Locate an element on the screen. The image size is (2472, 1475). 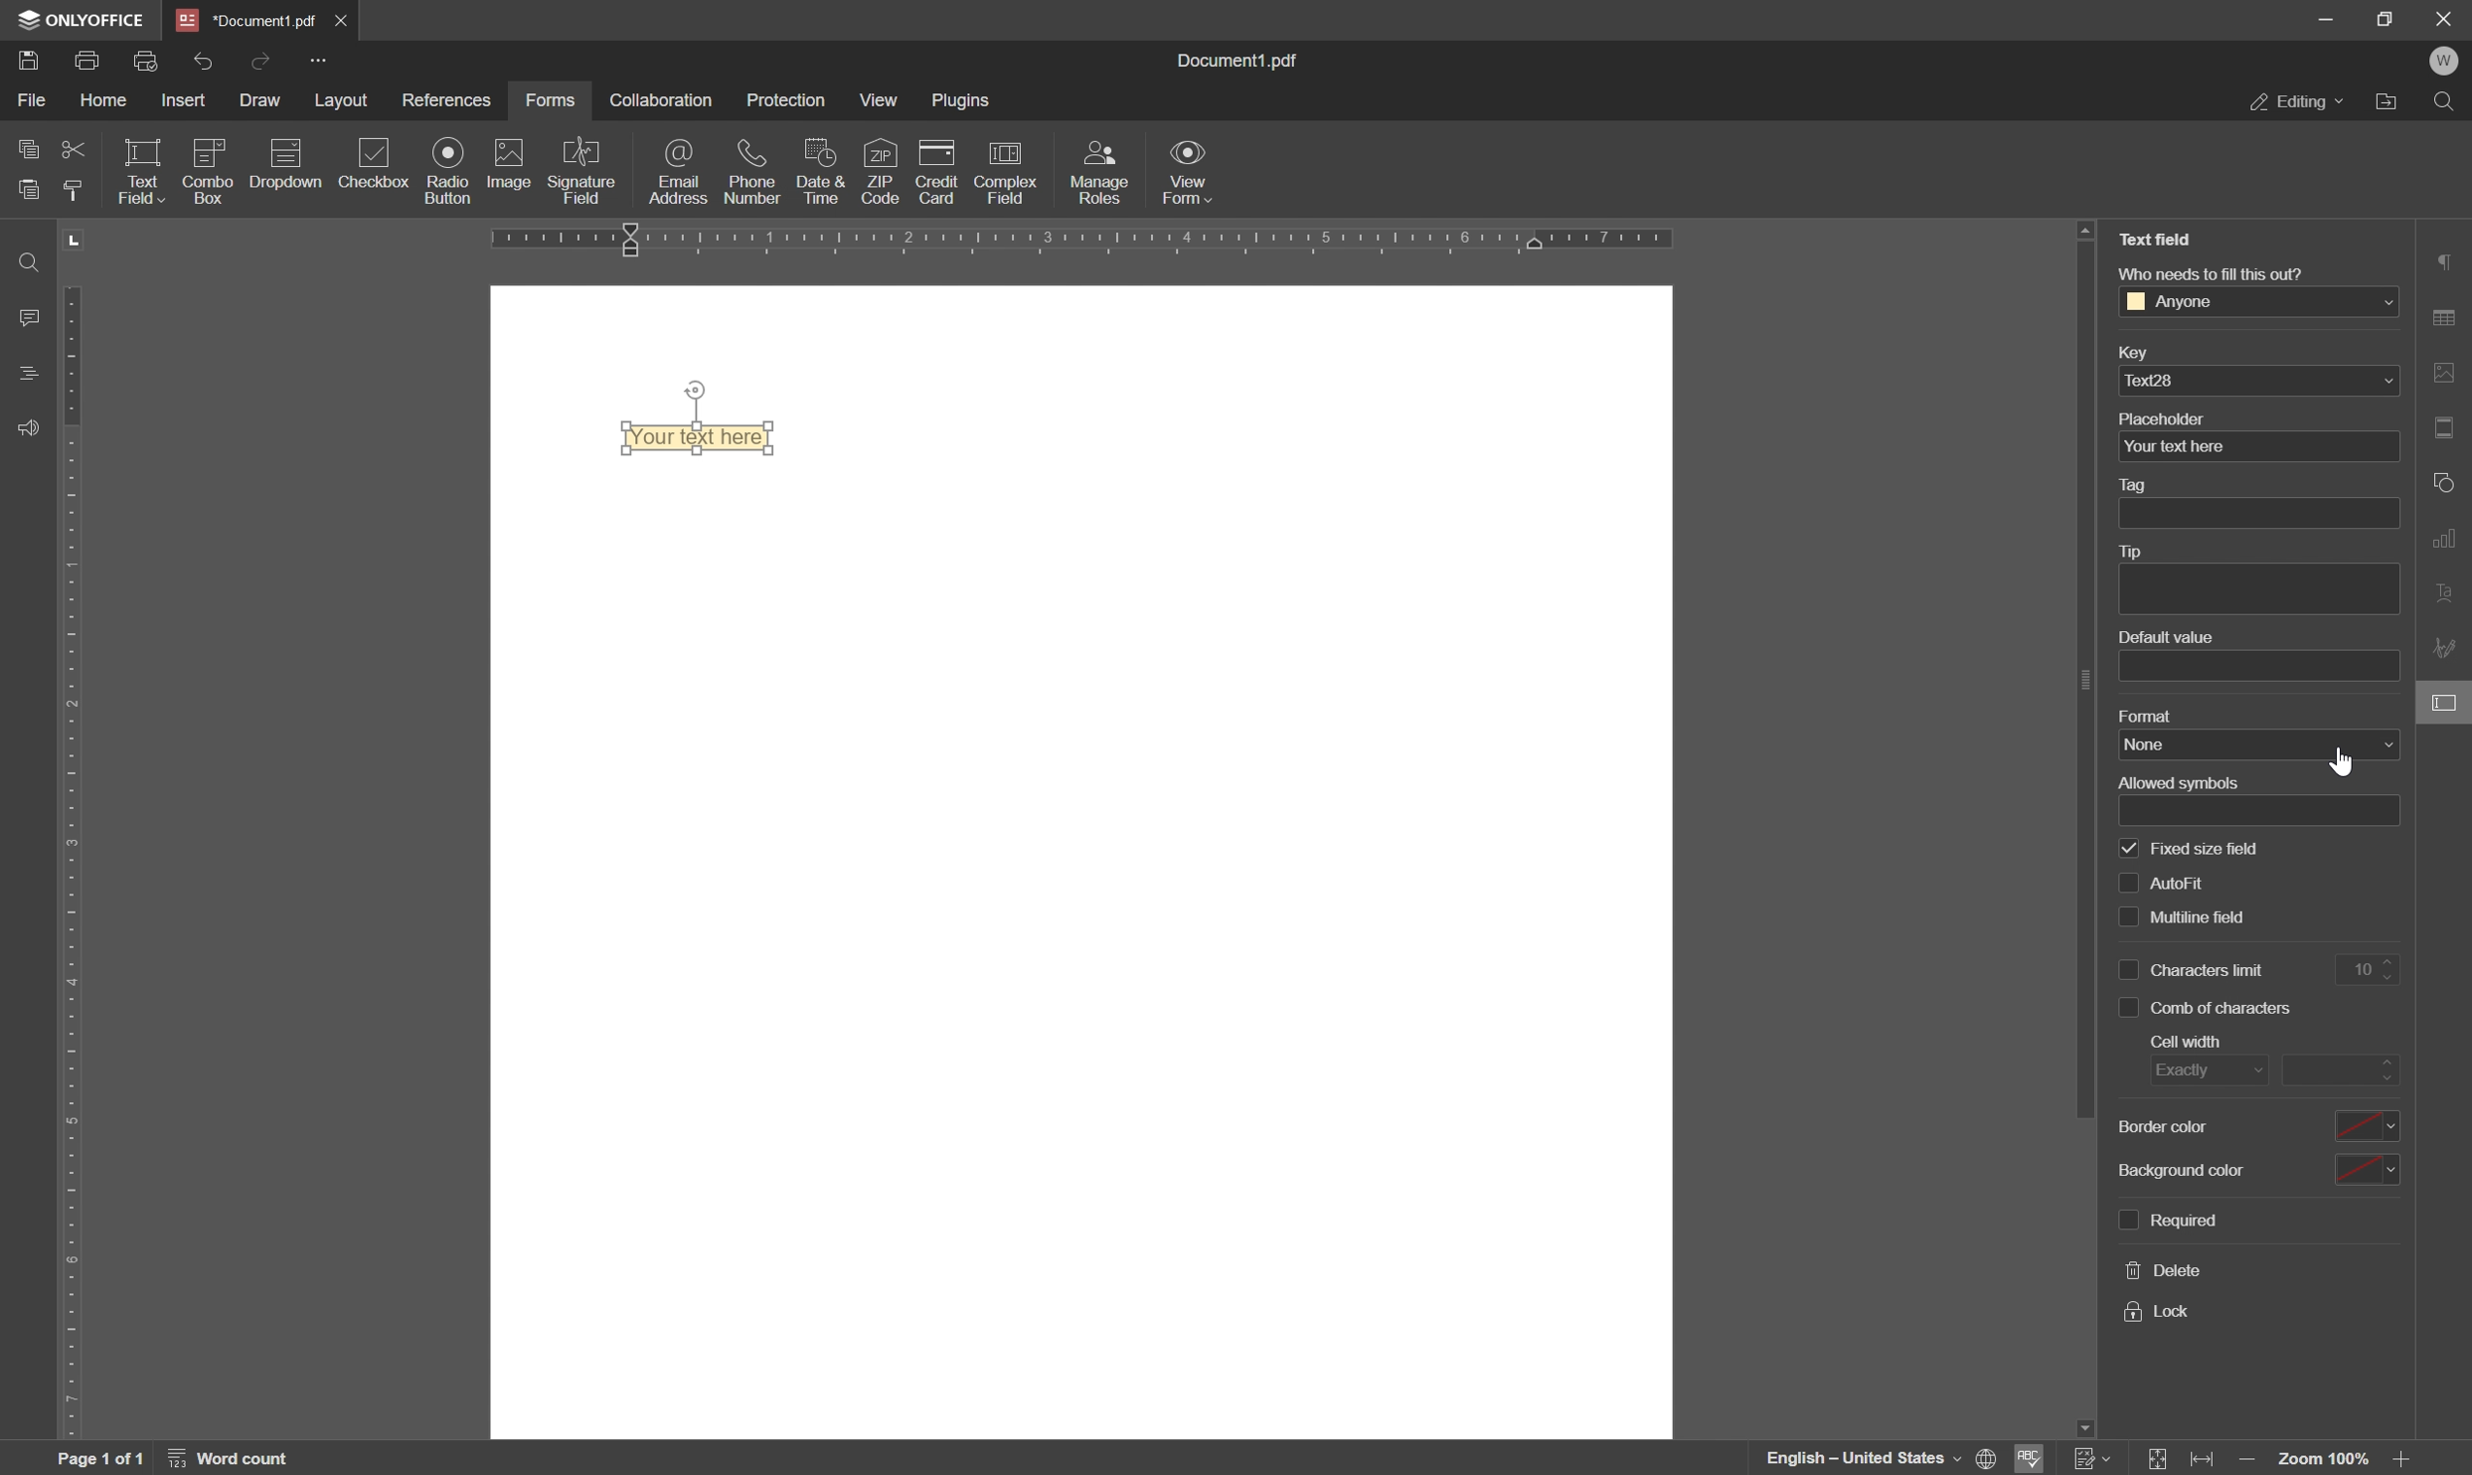
cut is located at coordinates (68, 151).